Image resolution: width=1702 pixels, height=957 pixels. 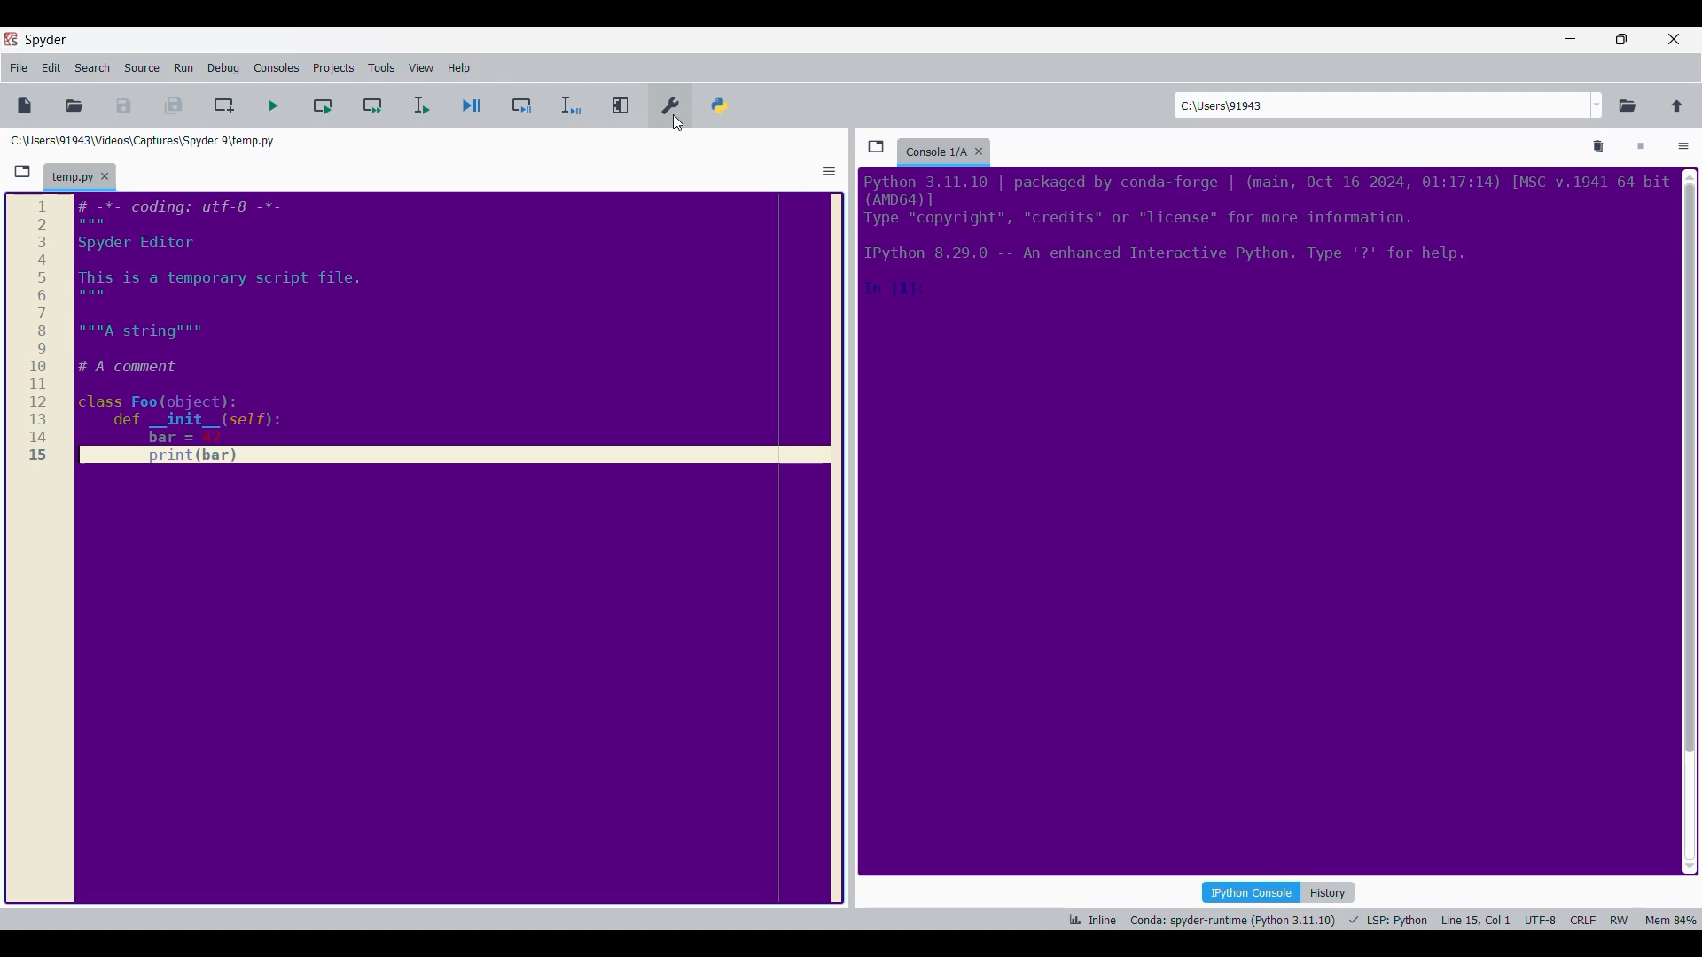 I want to click on  UTF-8, so click(x=1540, y=921).